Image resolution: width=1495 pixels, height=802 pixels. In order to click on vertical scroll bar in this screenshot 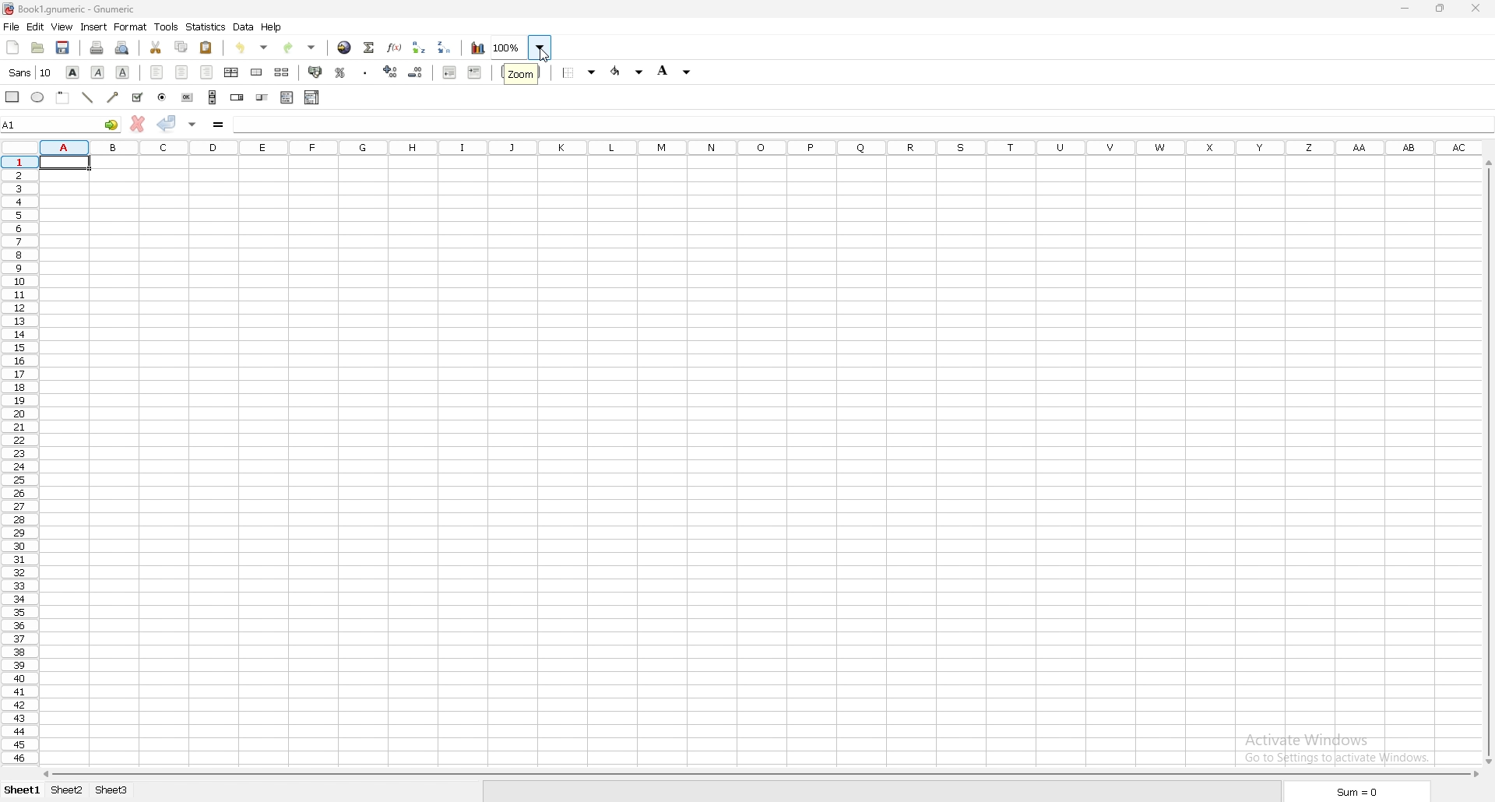, I will do `click(1490, 460)`.